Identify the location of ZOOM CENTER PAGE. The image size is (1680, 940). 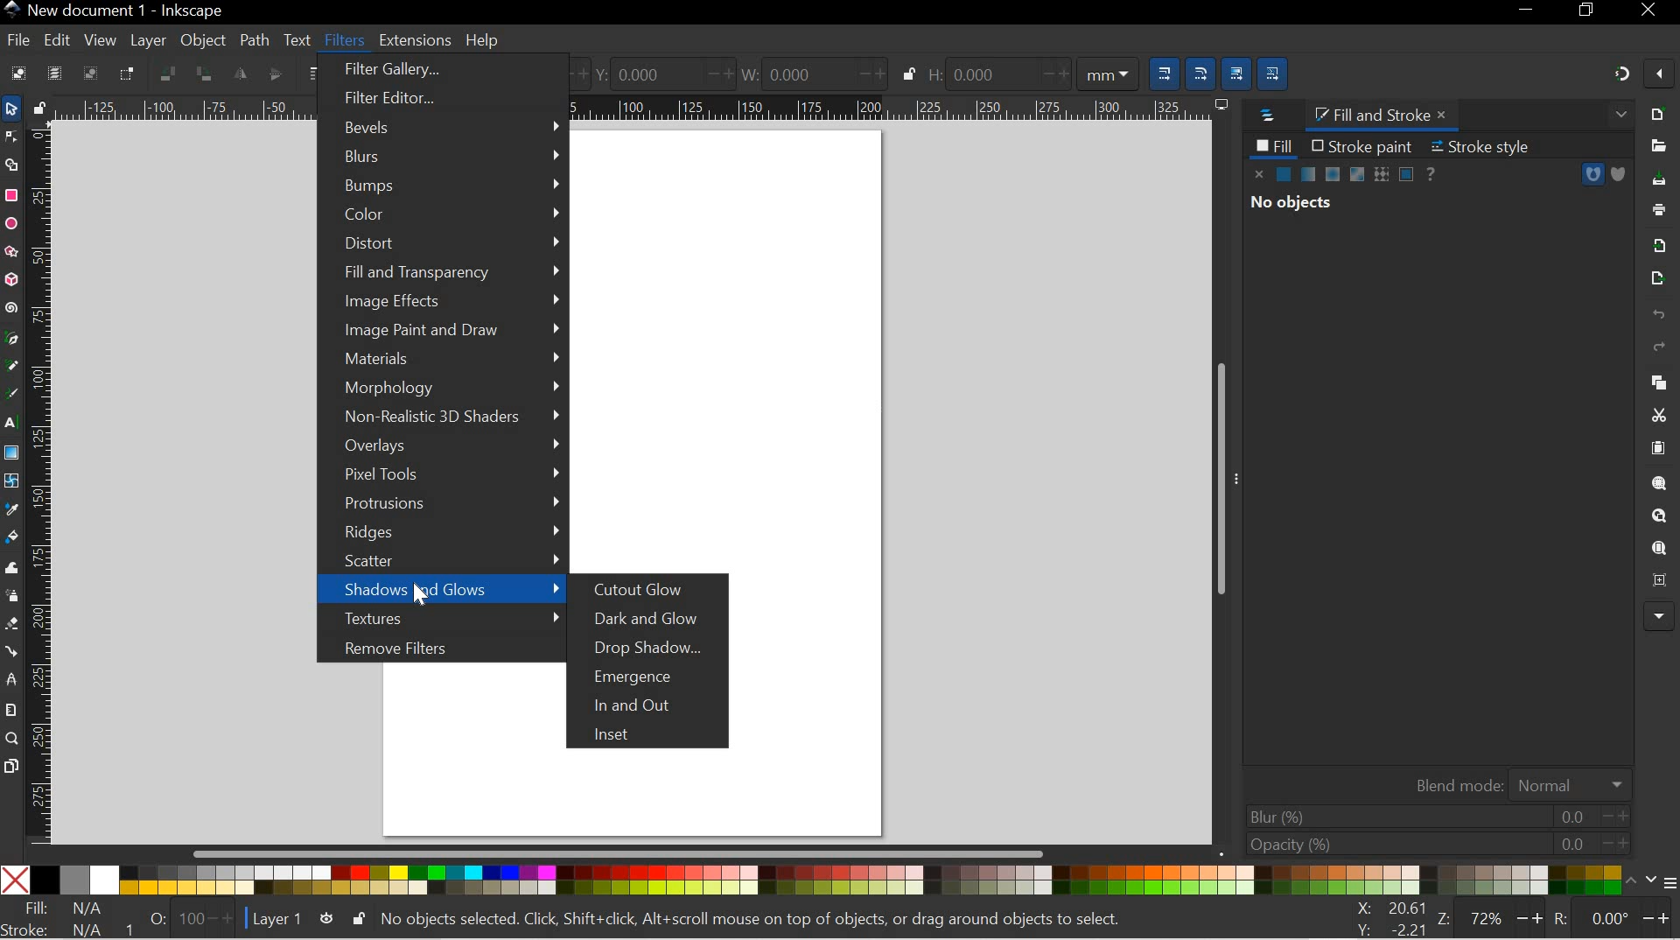
(1655, 581).